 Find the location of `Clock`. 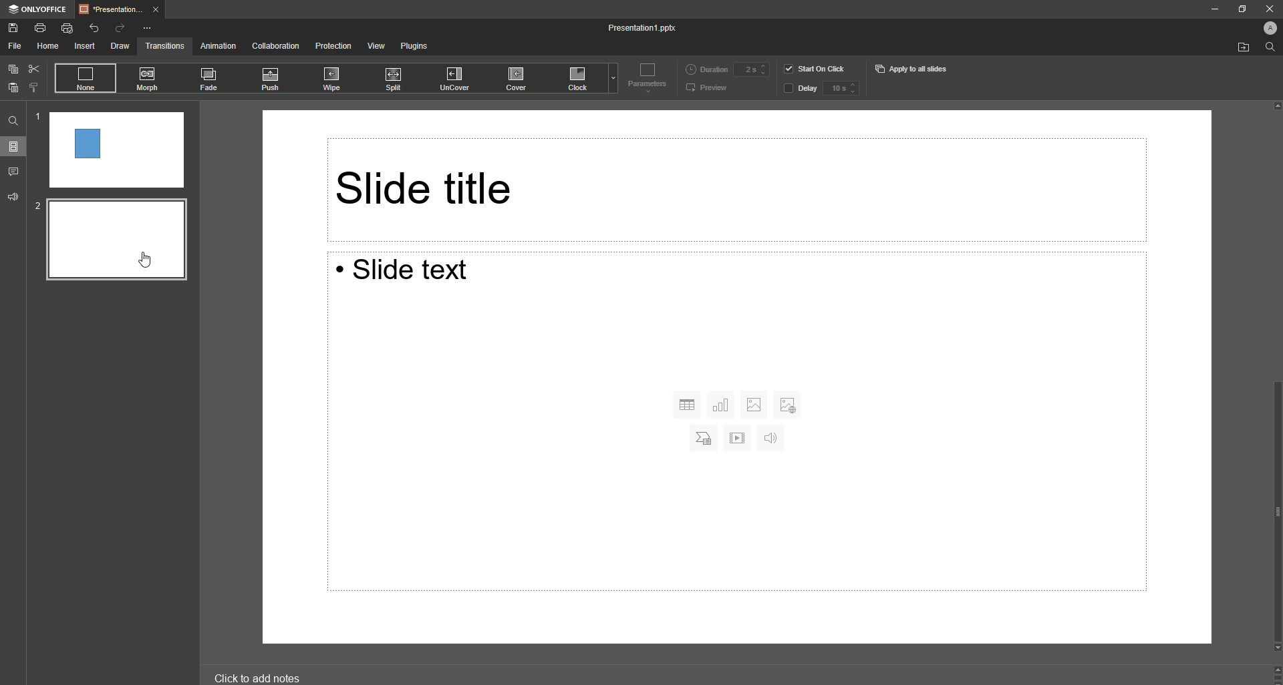

Clock is located at coordinates (575, 80).